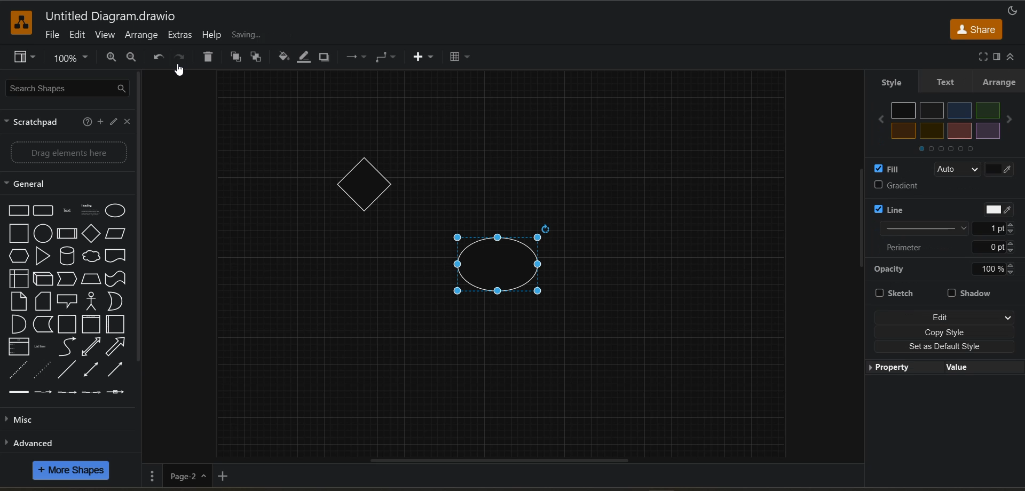 The image size is (1025, 491). What do you see at coordinates (947, 84) in the screenshot?
I see `text` at bounding box center [947, 84].